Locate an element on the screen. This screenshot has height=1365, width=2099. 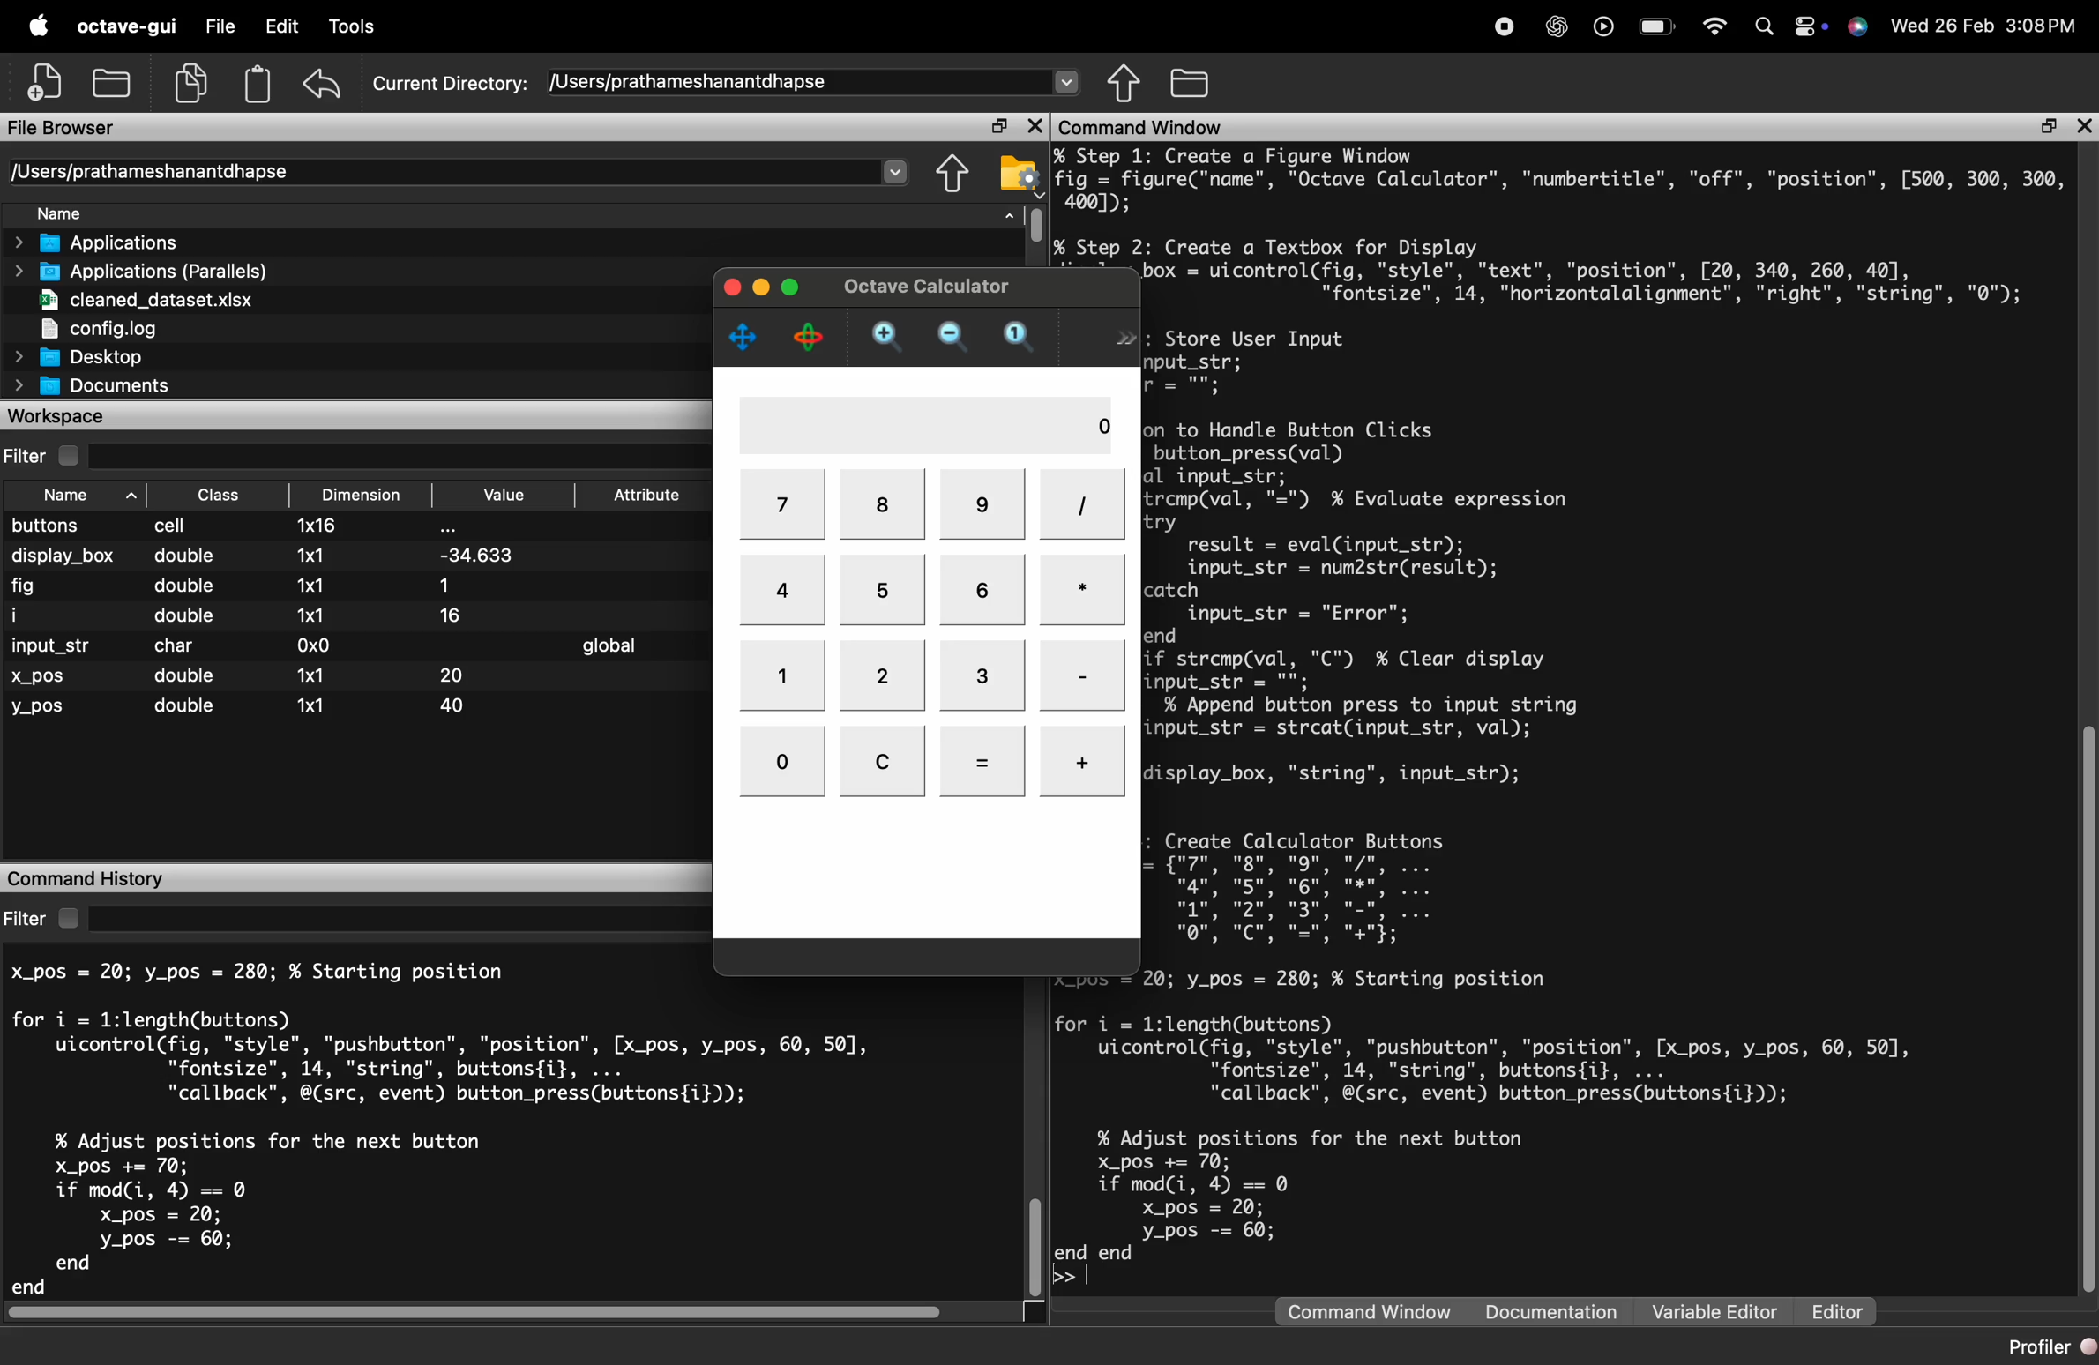
wifi is located at coordinates (1716, 22).